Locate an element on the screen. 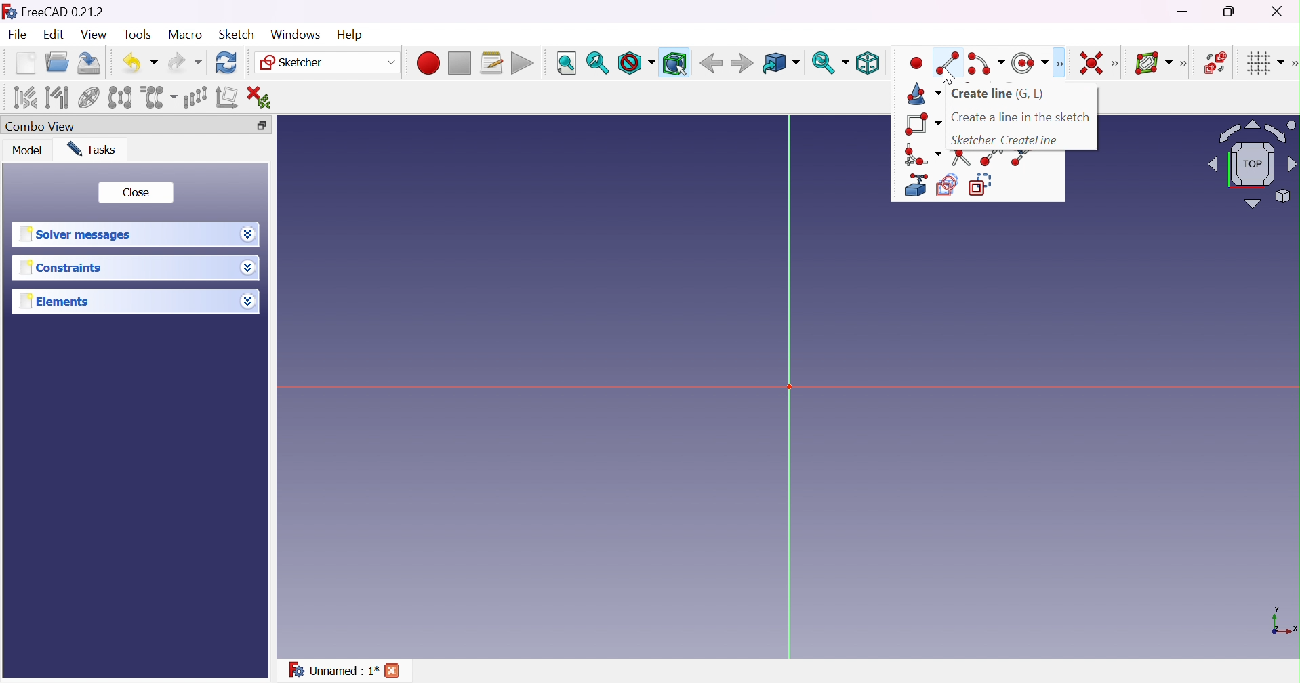 This screenshot has width=1300, height=683. [Sketcher edit tools] is located at coordinates (1292, 66).